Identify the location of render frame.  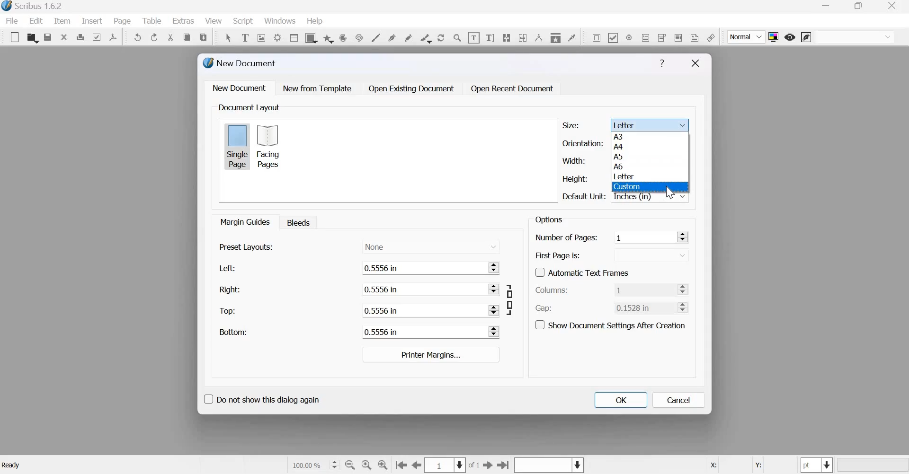
(277, 36).